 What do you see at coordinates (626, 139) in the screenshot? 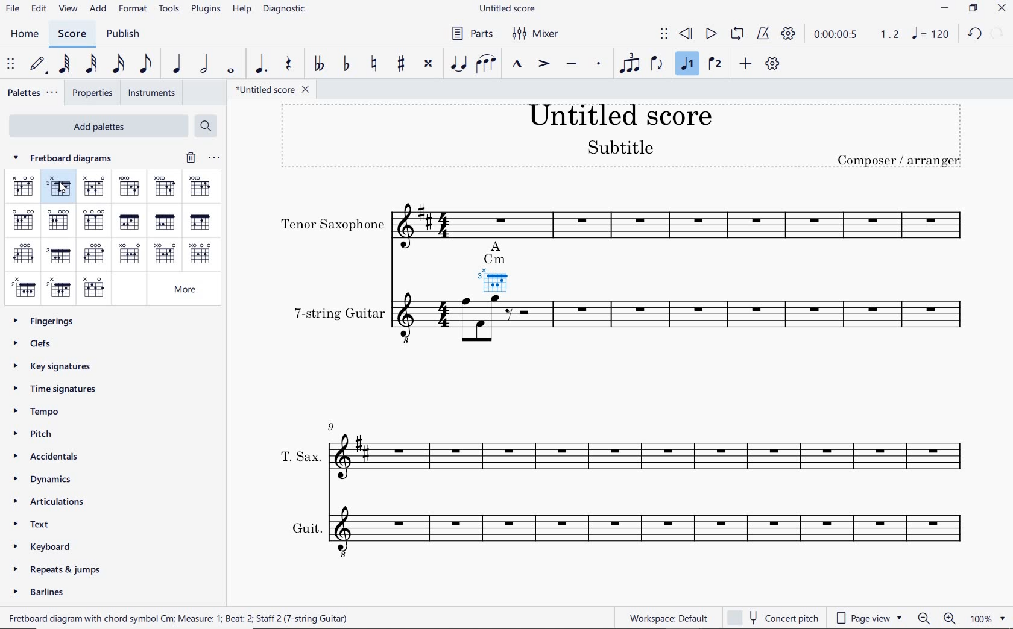
I see `TITLE` at bounding box center [626, 139].